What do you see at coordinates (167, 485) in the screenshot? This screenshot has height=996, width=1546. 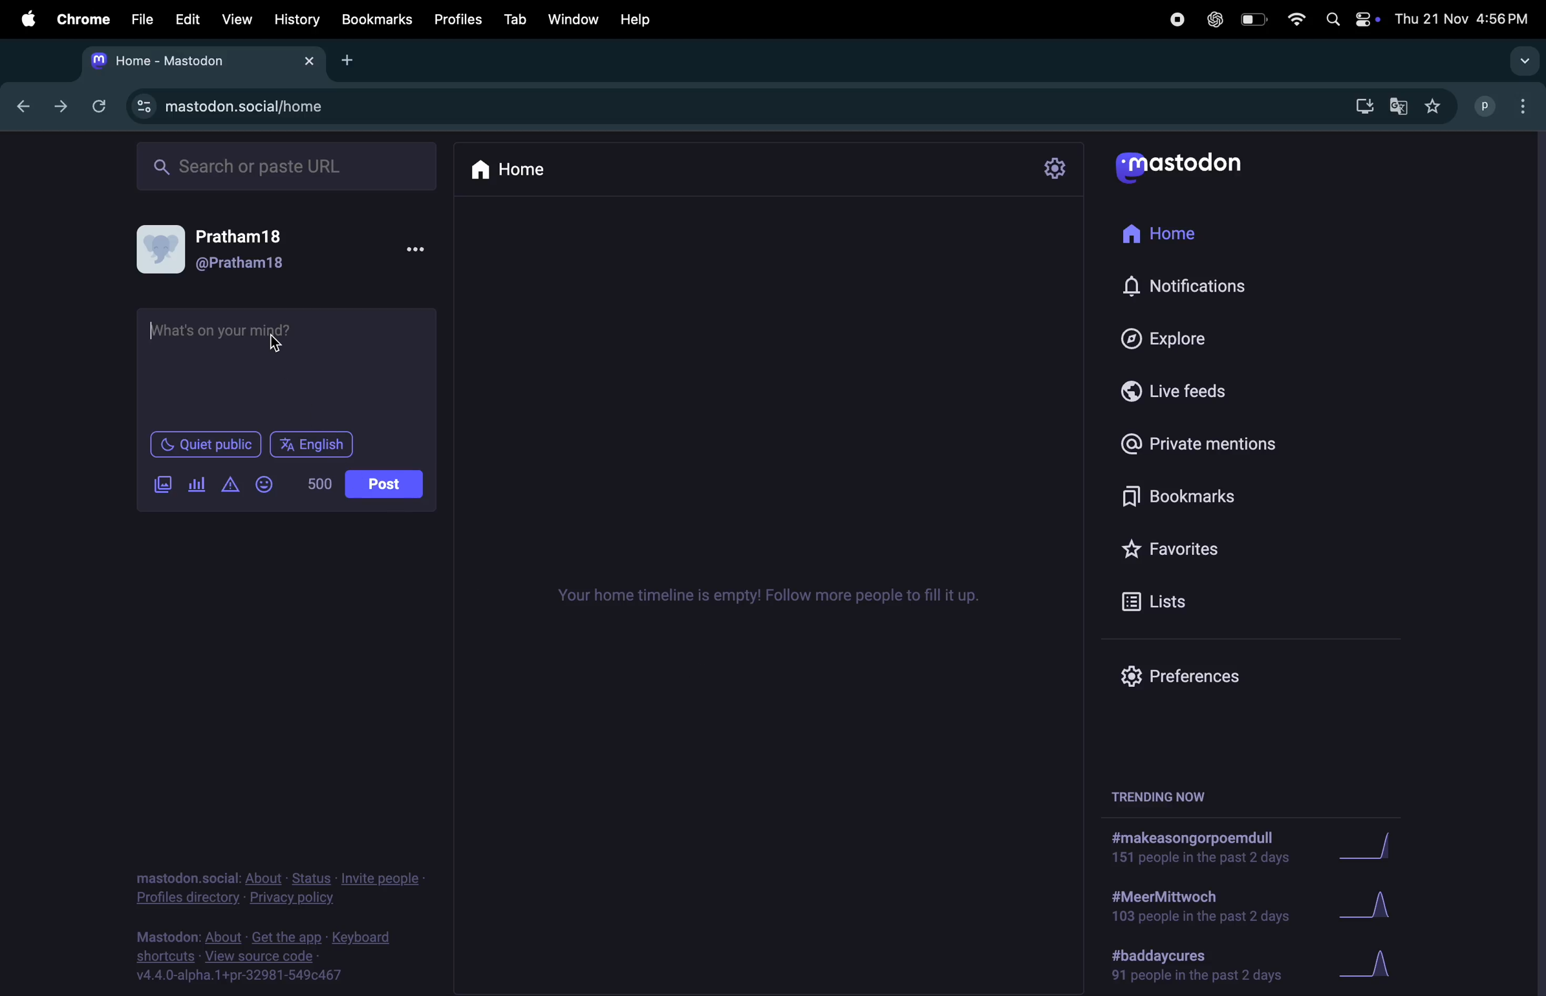 I see `add image` at bounding box center [167, 485].